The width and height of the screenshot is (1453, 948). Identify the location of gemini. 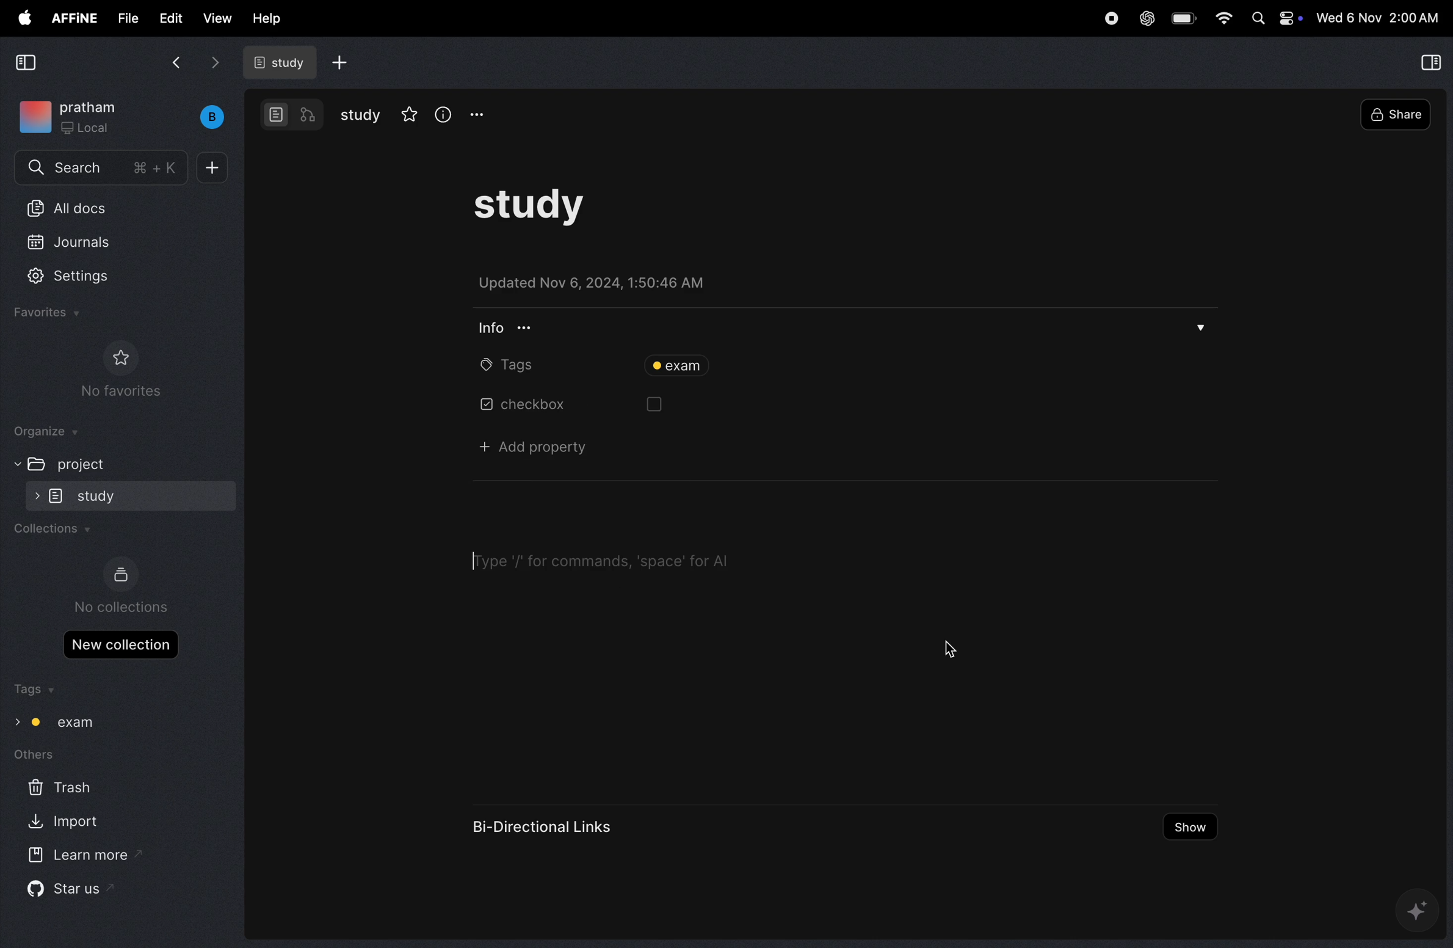
(1419, 910).